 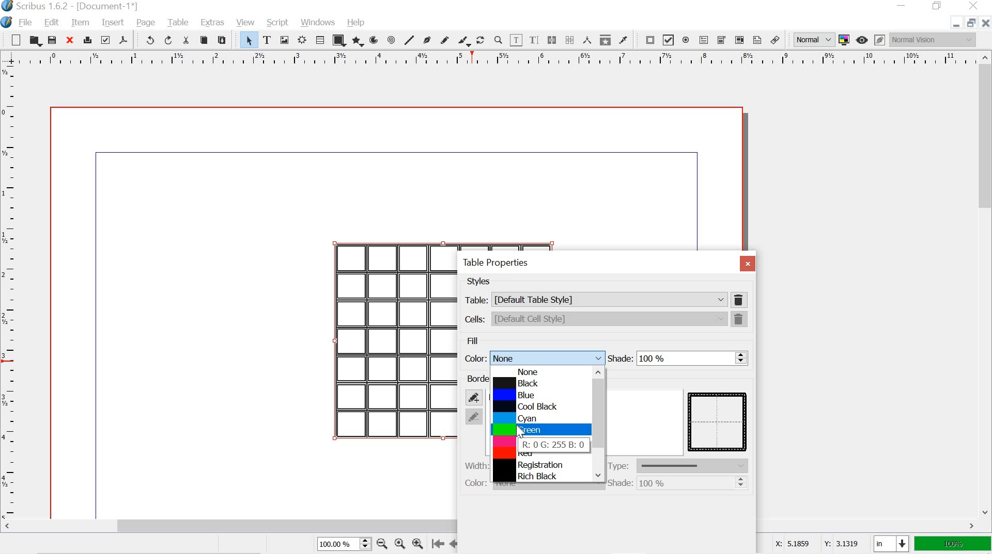 I want to click on edit text with story editor, so click(x=533, y=40).